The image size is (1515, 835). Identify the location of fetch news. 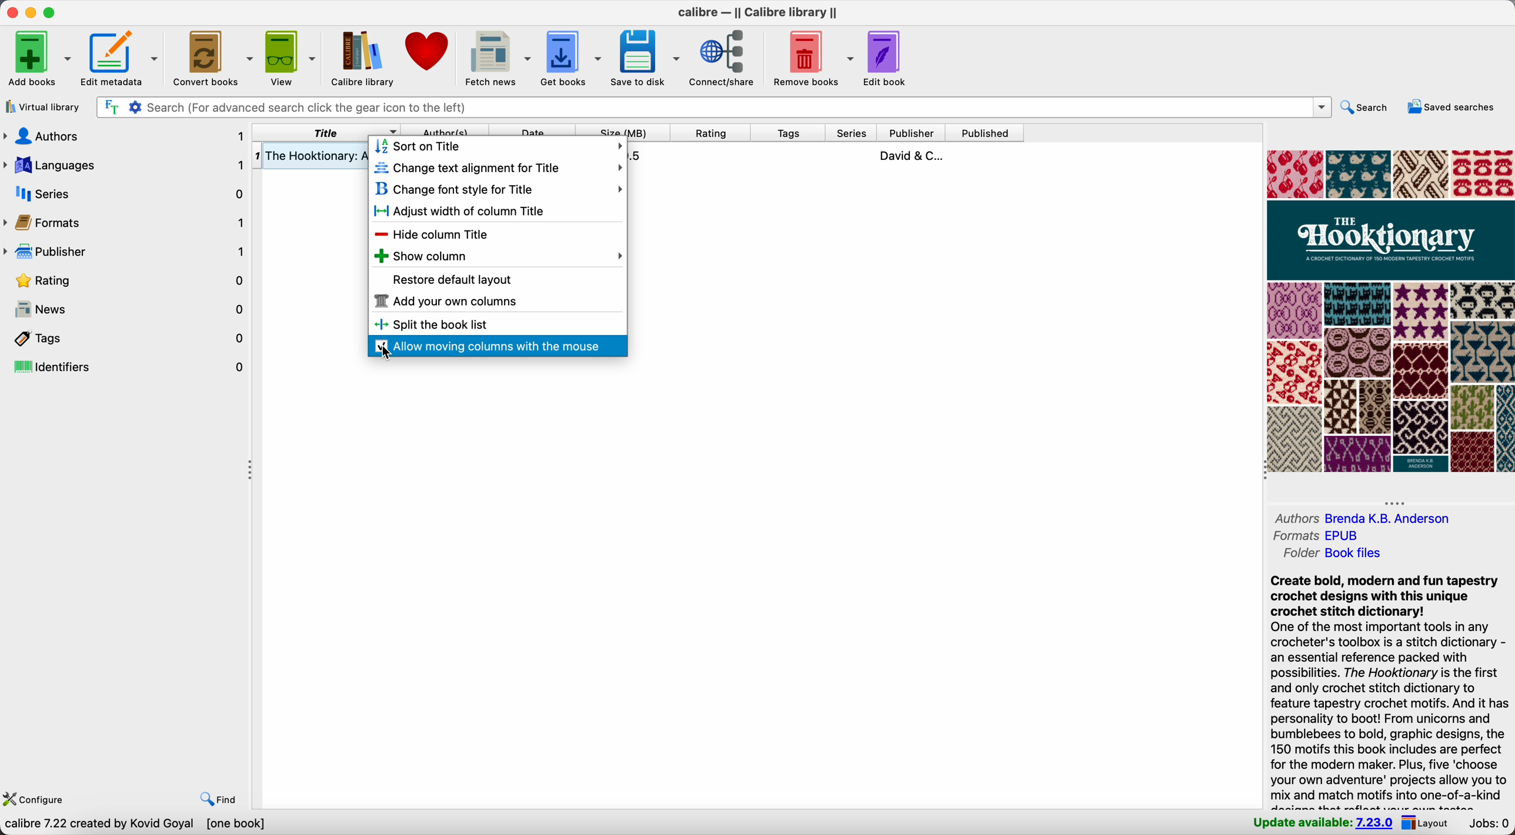
(498, 56).